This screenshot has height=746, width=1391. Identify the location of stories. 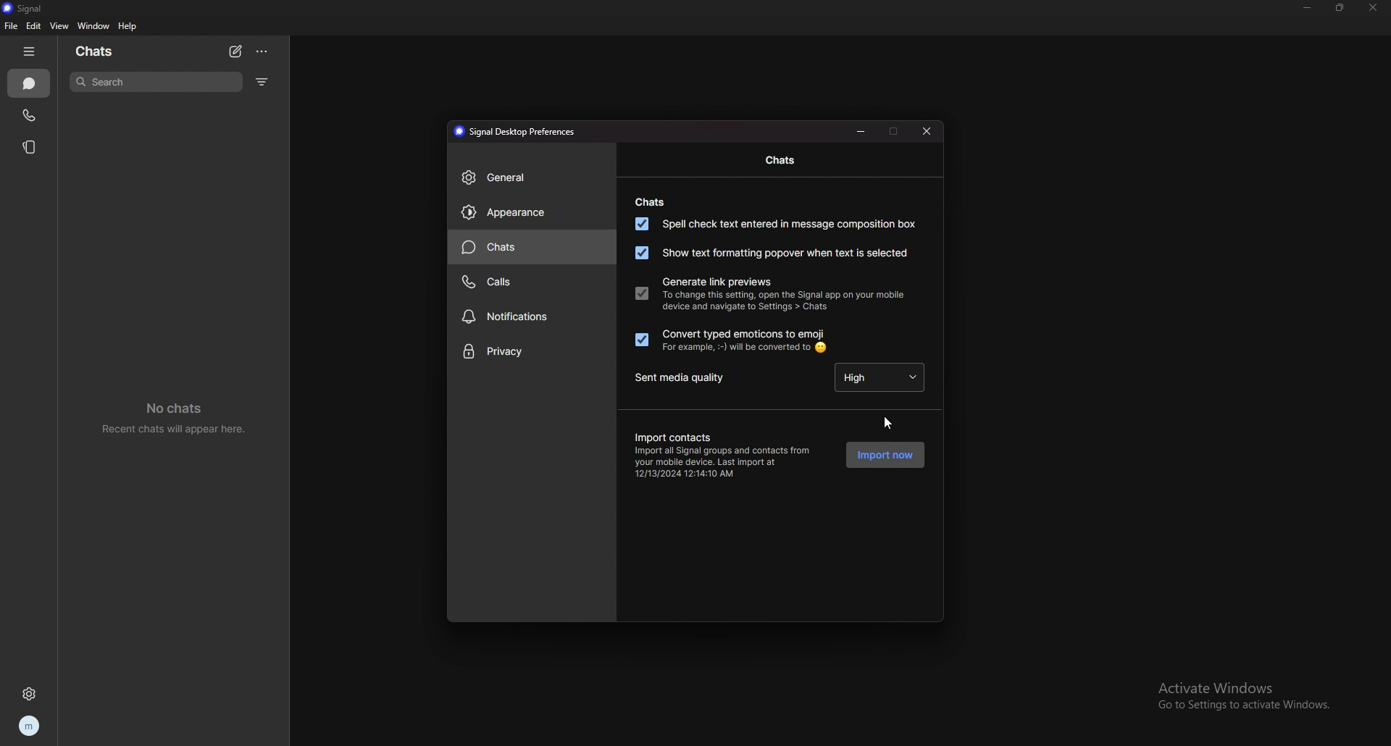
(32, 148).